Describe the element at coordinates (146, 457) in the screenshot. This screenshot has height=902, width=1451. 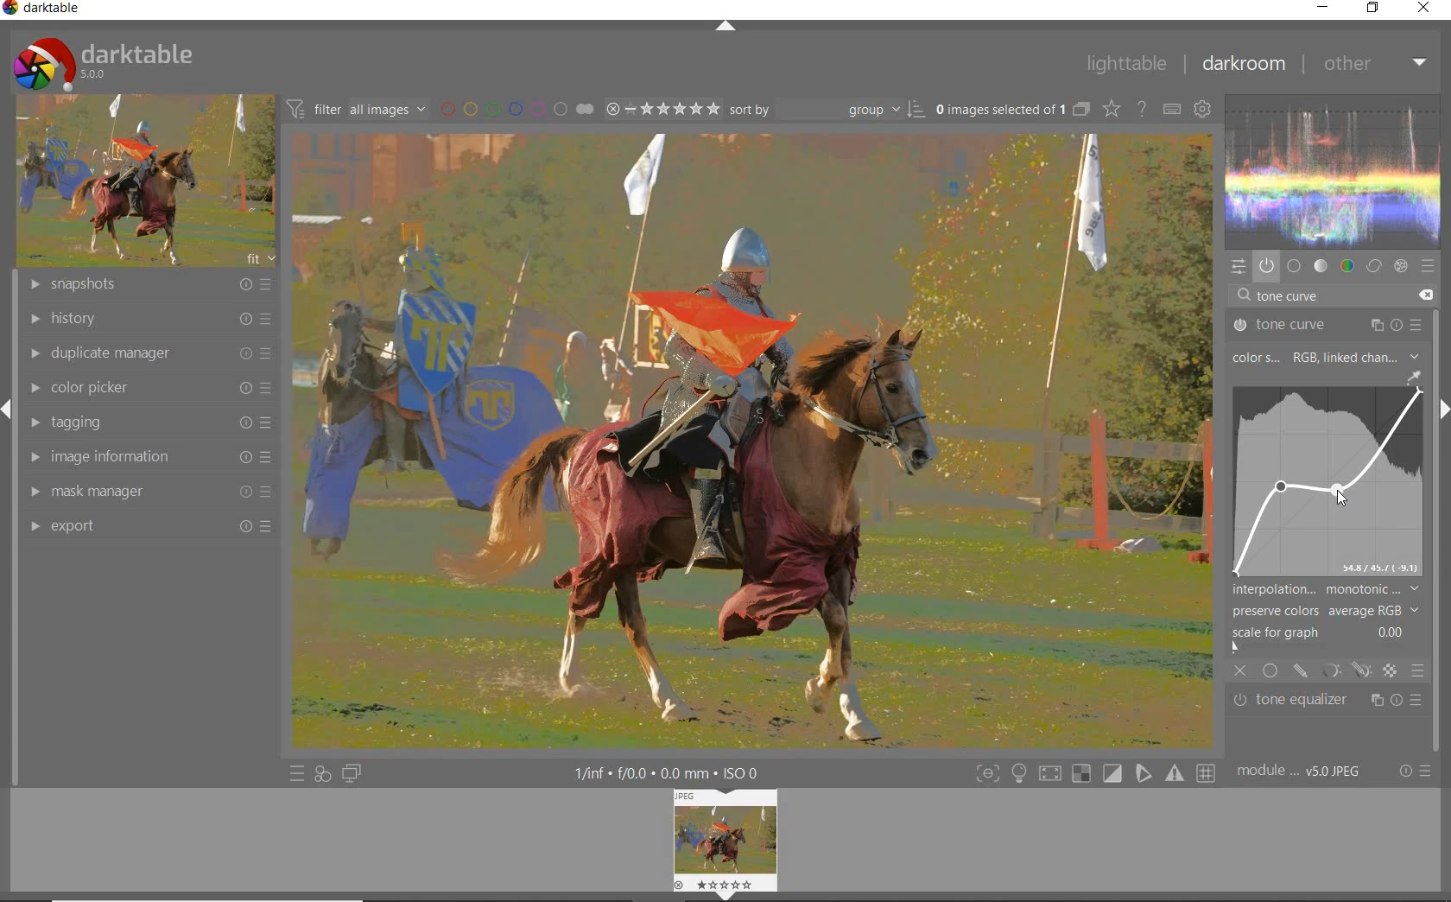
I see `image information` at that location.